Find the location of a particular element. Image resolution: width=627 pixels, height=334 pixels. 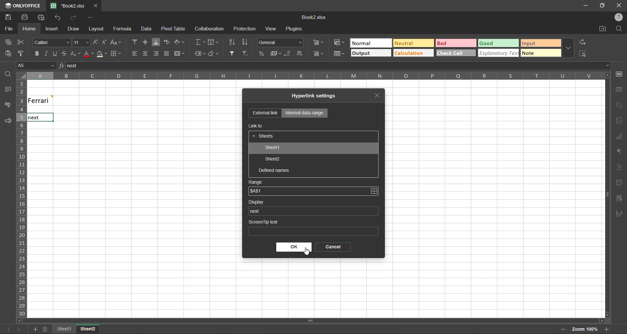

range is located at coordinates (256, 182).